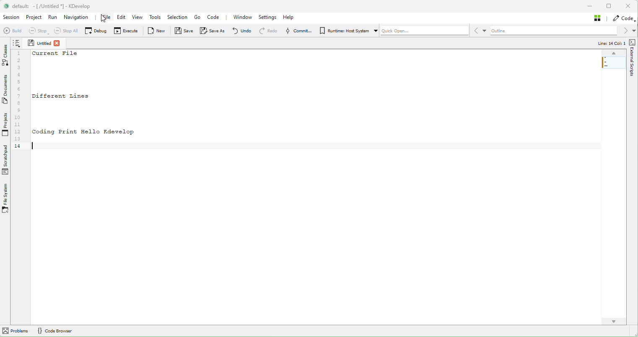  Describe the element at coordinates (84, 132) in the screenshot. I see `Coding Print Hello Kdevelop` at that location.